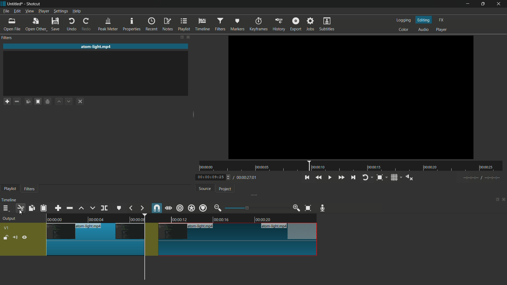  What do you see at coordinates (49, 102) in the screenshot?
I see `save filter set` at bounding box center [49, 102].